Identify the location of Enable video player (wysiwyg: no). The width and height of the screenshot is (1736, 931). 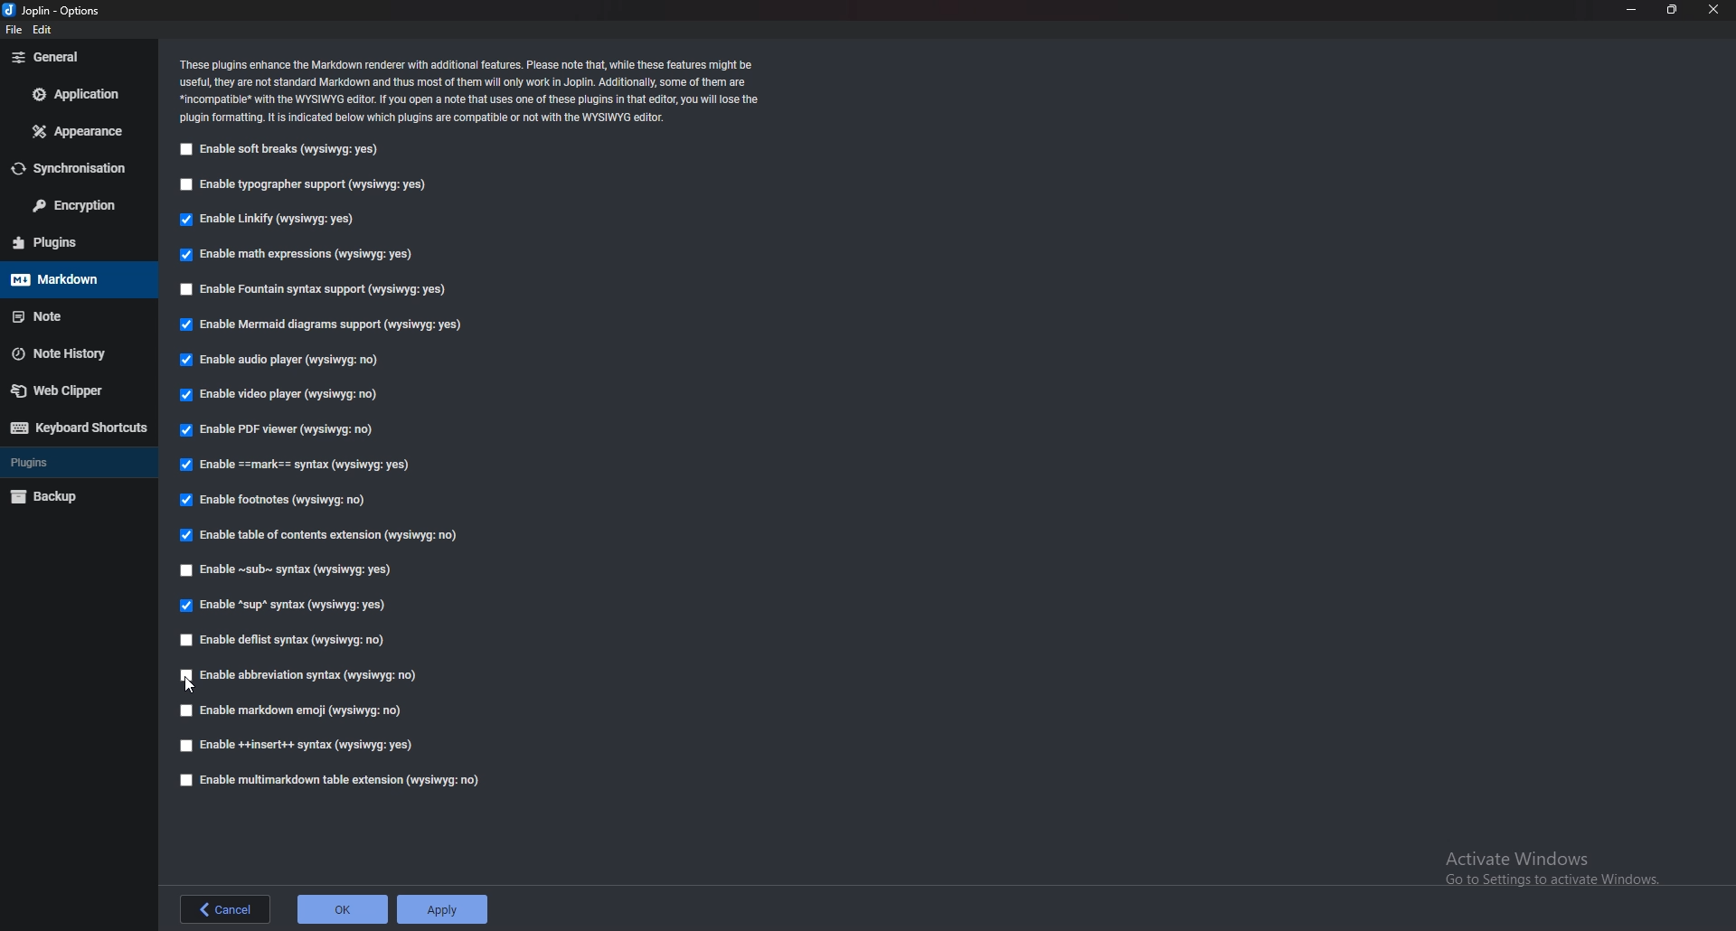
(286, 393).